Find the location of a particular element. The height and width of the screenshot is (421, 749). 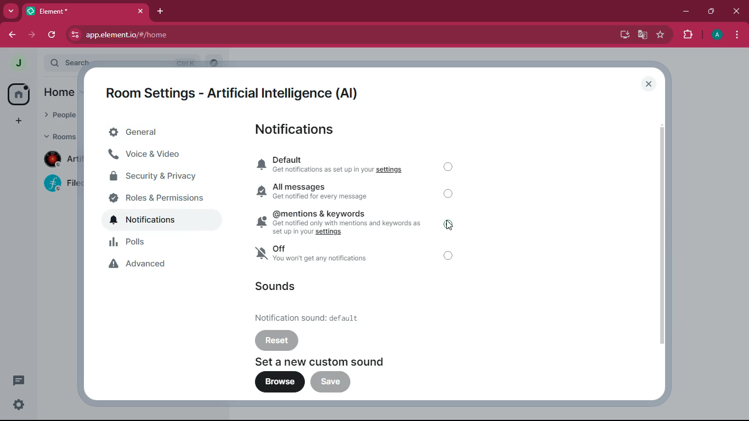

home is located at coordinates (21, 95).